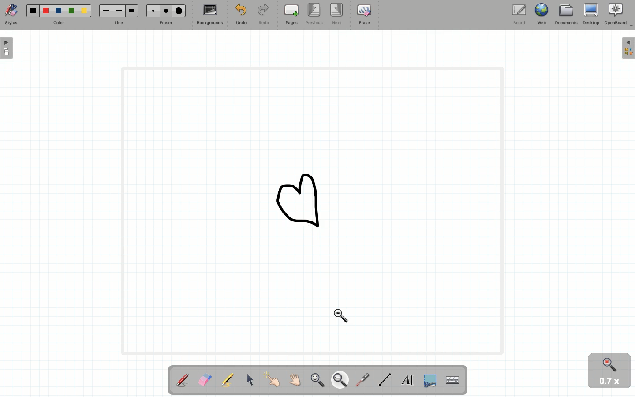  Describe the element at coordinates (262, 15) in the screenshot. I see `Redo` at that location.